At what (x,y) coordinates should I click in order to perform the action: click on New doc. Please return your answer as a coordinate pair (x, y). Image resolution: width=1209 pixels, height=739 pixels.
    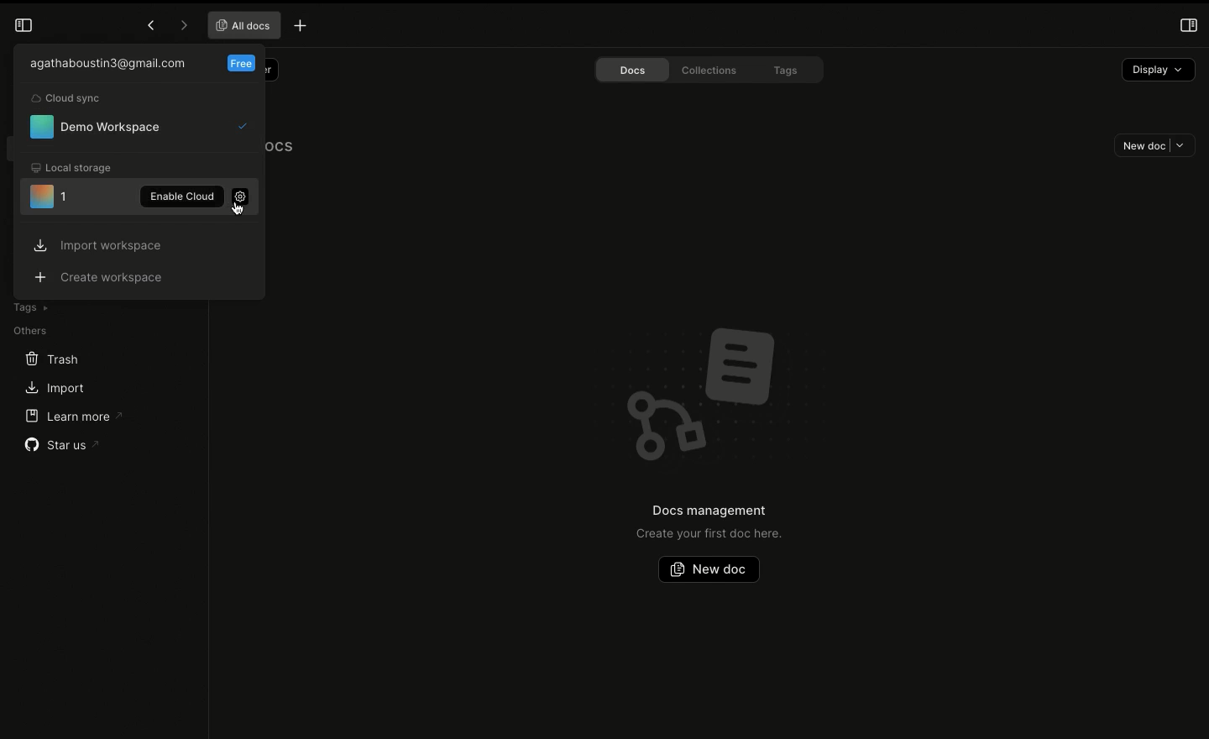
    Looking at the image, I should click on (708, 569).